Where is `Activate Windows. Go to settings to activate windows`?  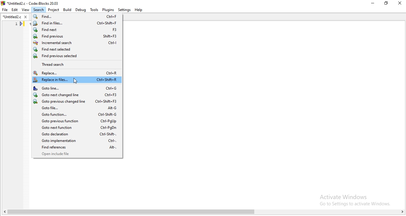
Activate Windows. Go to settings to activate windows is located at coordinates (351, 199).